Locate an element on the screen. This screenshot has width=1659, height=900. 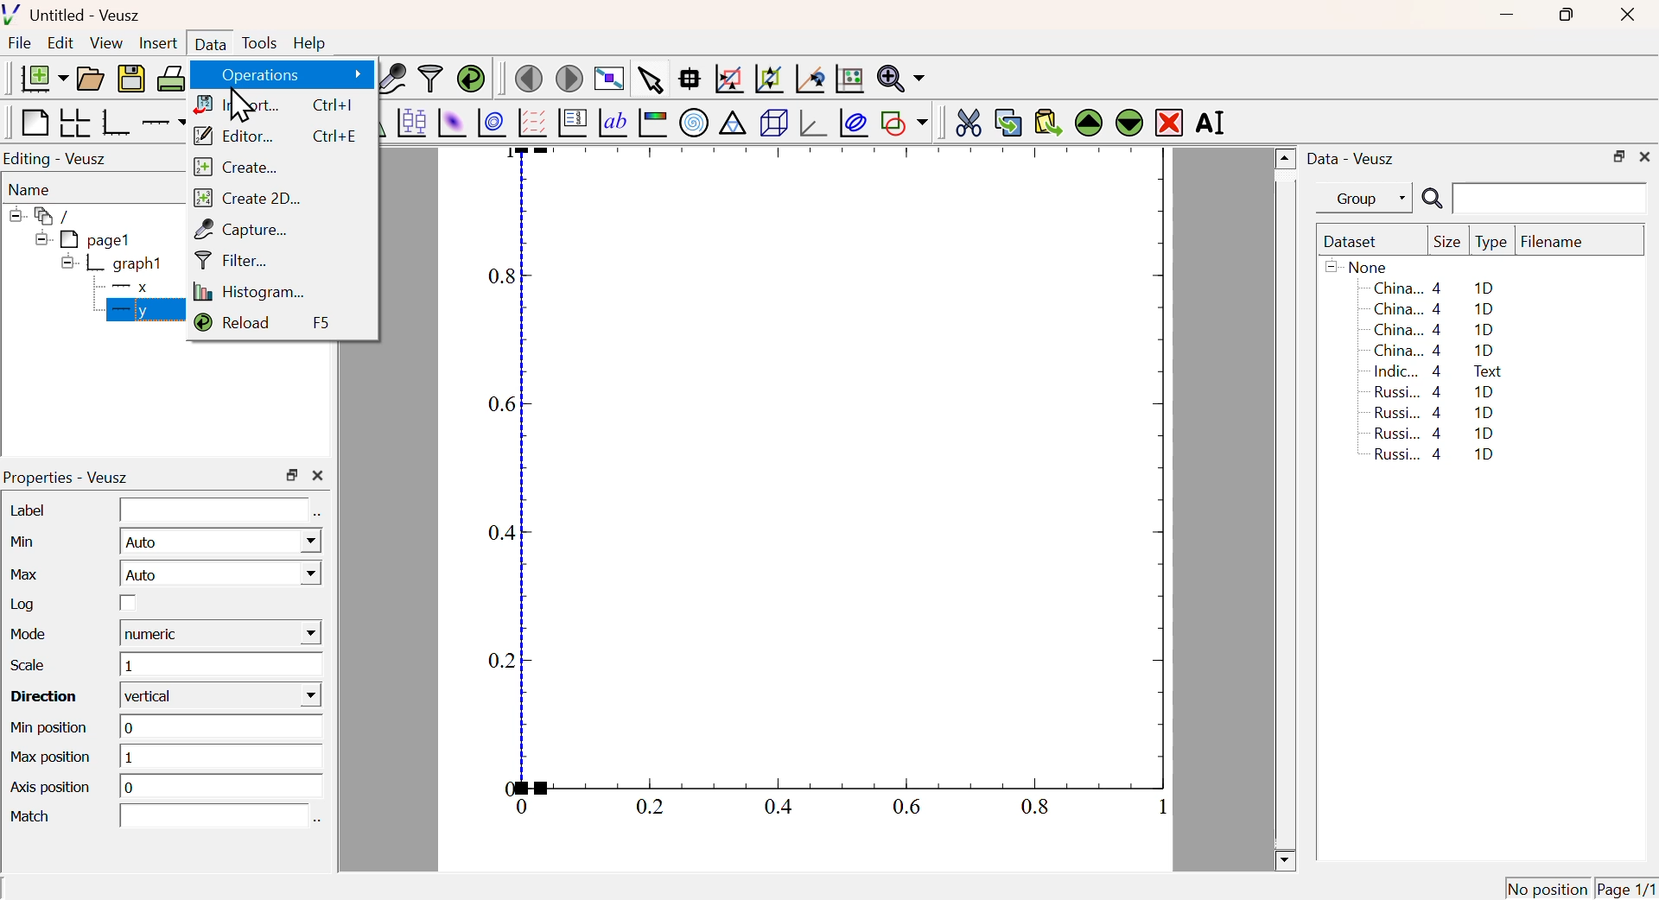
Mode is located at coordinates (33, 636).